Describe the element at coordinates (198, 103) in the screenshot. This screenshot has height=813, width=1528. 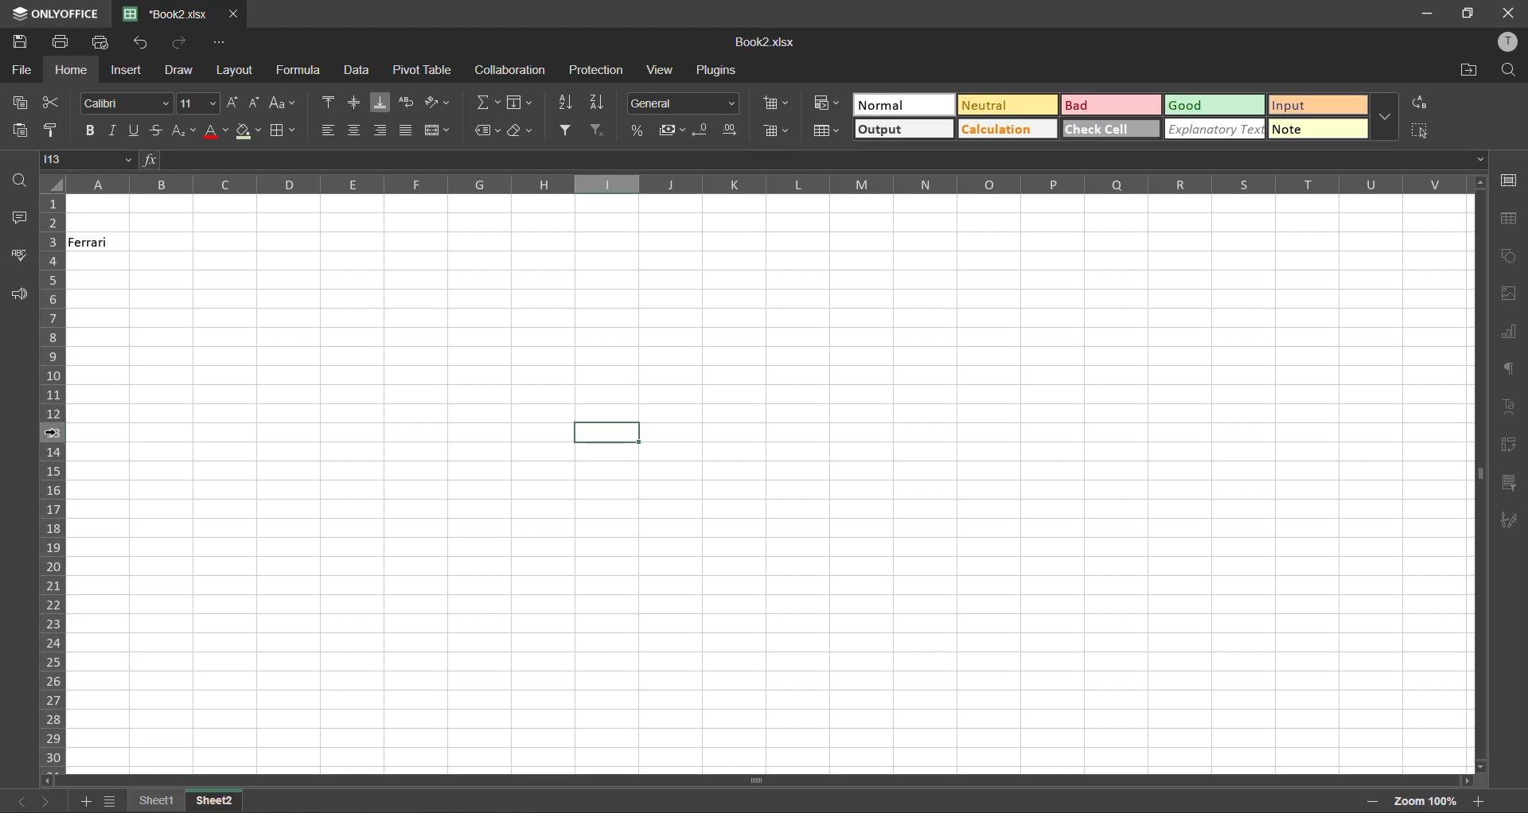
I see `font size` at that location.